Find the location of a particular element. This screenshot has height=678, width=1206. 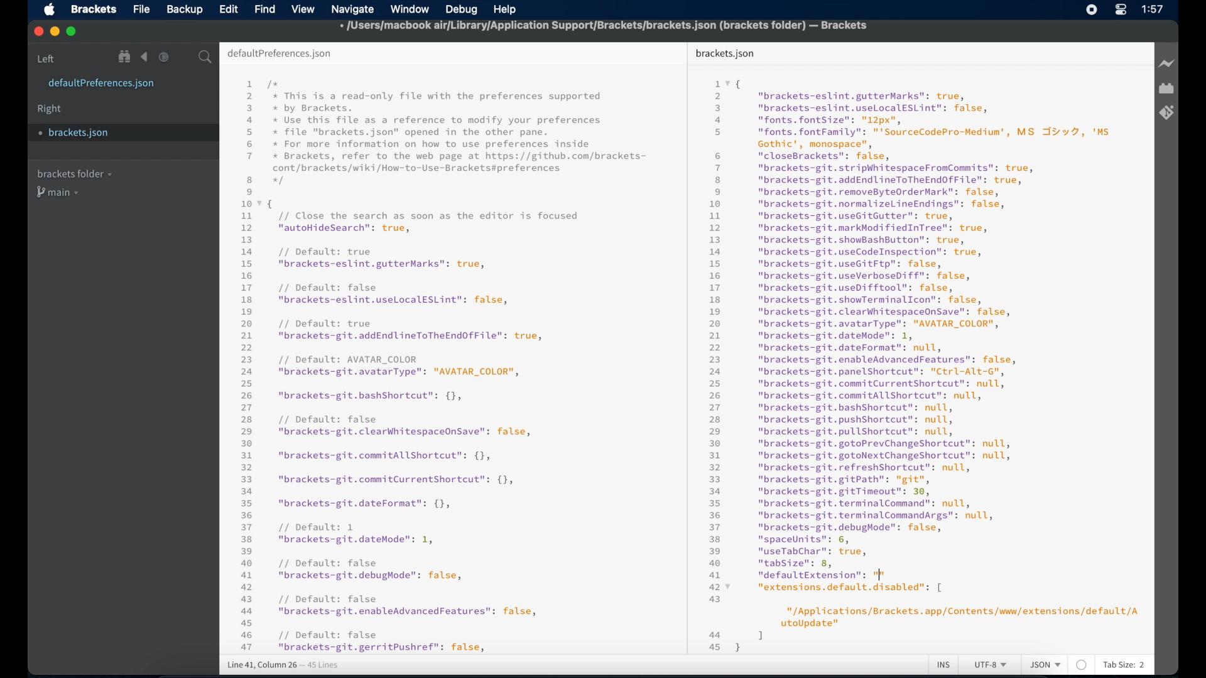

I/x 2 x This is a read-only file with the preferences supported3 x by Brackets.4 x Use this file as a reference to modify your preferences5 x file "brackets.json" opened in the other pane.6 x For more information on how to use preferences inside7 x Brackets, refer to the web page at https://github.com/brackets-cont/brackets/wiki/How-to-Use-Brackets#preferences8 x9107 {1 // Close the search as soon as the editor is focused12 "autoHideSearch": true,131a // Default: true15 "brackets-eslint.gutterMarks": true,1617 // Default: false18 "brackets-eslint.uselocalESLint": false,1920 // Default: true21 "brackets-git.addEndlineToTheEndOfFile": true,2223 // Default: AVATAR_COLOR24 "brackets-git.avatarType": "AVATAR_COLOR",2526 "brackets-git.bashshortcut": {},2728 // Default: false29 "brackets-git.clearWhitespaceOnsave": false,3031 "brackets-git.commitAllShortcut": {},3233 "brackets-git.commitCurrentShortcut": {},3435 "brackets-git.dateFormat": {},3637 // Default: 138 "brackets-git.dateMode": 1,3940 // Default: falsea1 "brackets-git.debugMode": false,a2a3 // Default: false44 "brackets-git.enableAdvancedFeatures": false,as46 // Default: false47 "brackets-git.gerritPushref": false, is located at coordinates (444, 365).